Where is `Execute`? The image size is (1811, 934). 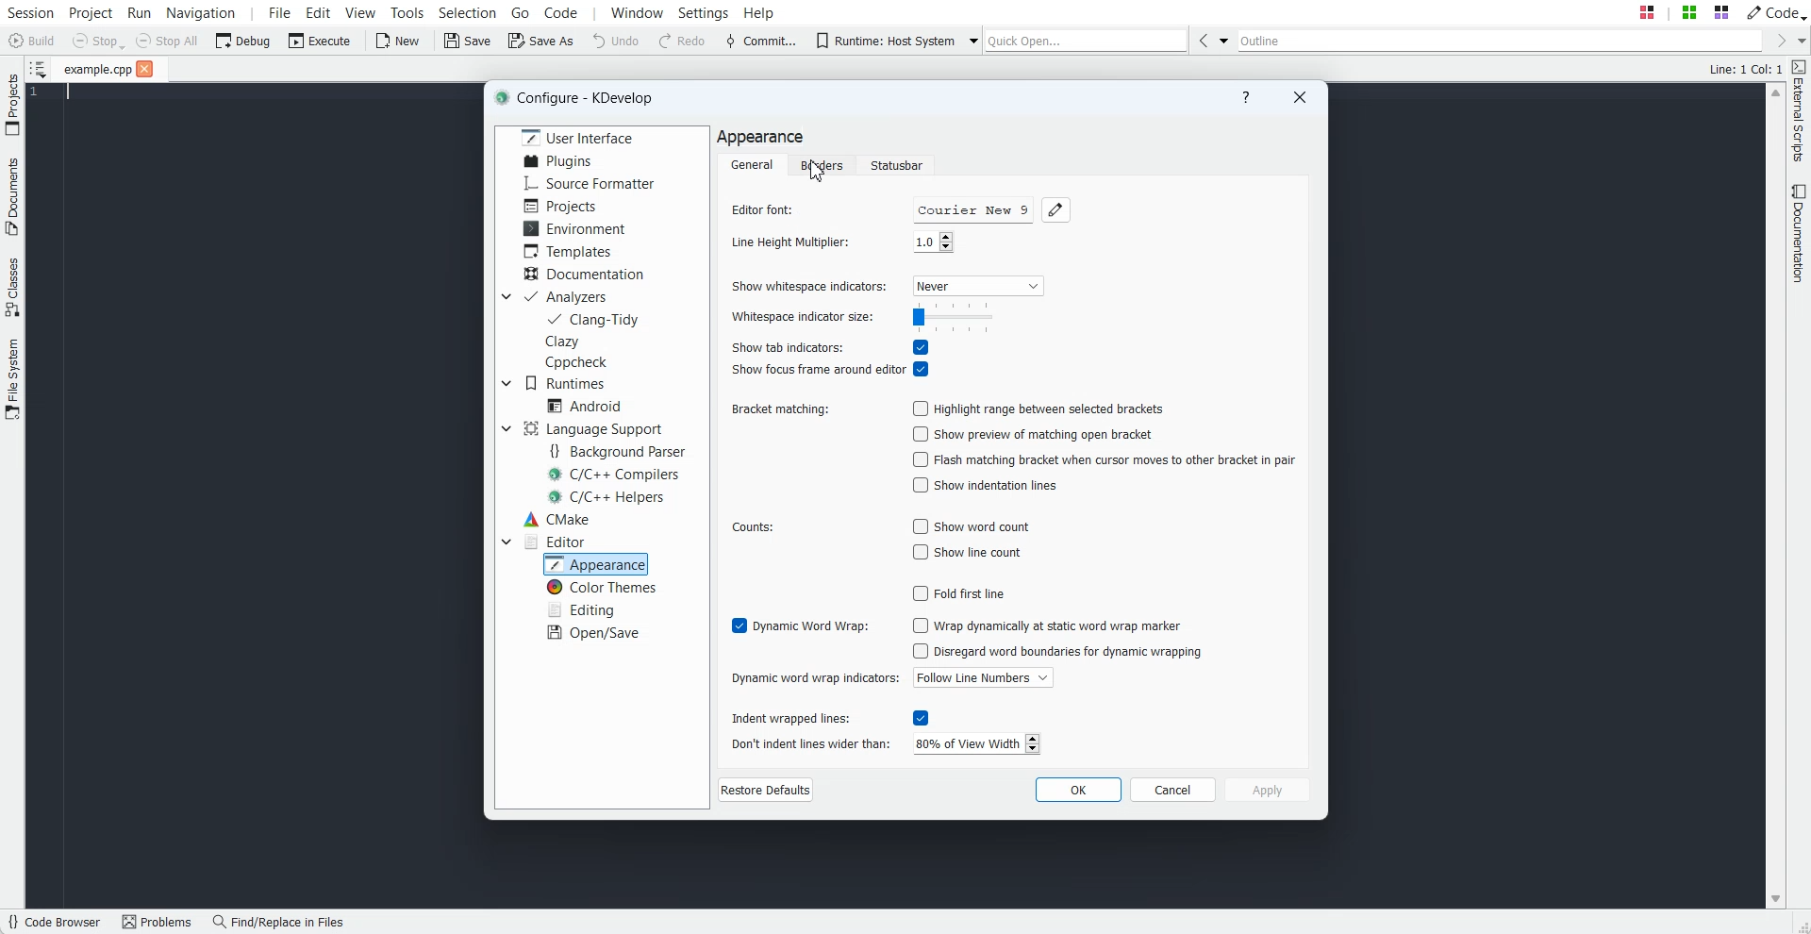 Execute is located at coordinates (320, 41).